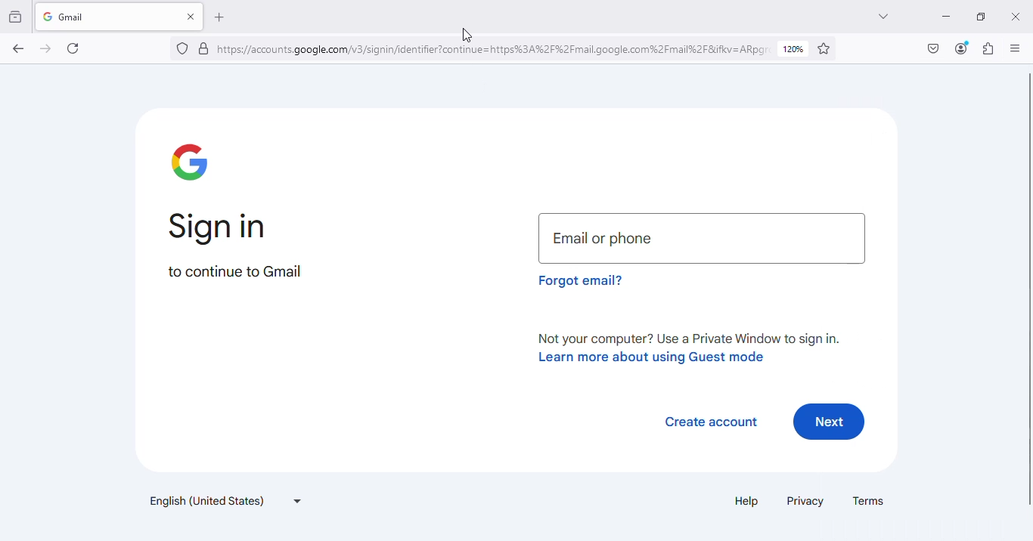  Describe the element at coordinates (1025, 288) in the screenshot. I see `vertical scroll bar` at that location.